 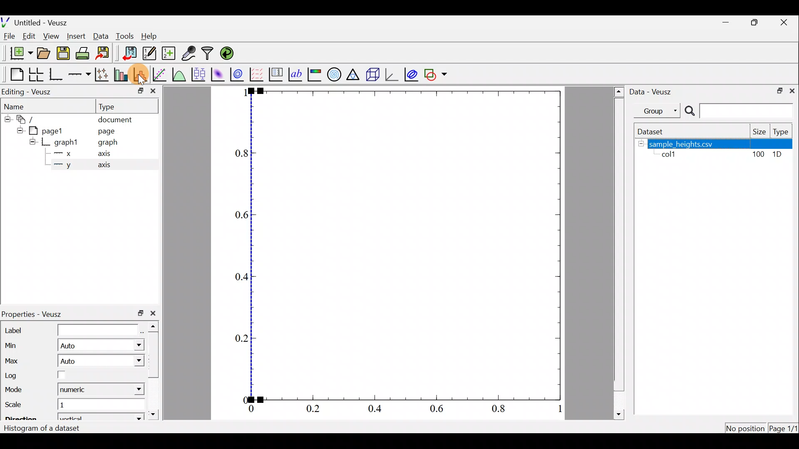 What do you see at coordinates (779, 91) in the screenshot?
I see `restore down` at bounding box center [779, 91].